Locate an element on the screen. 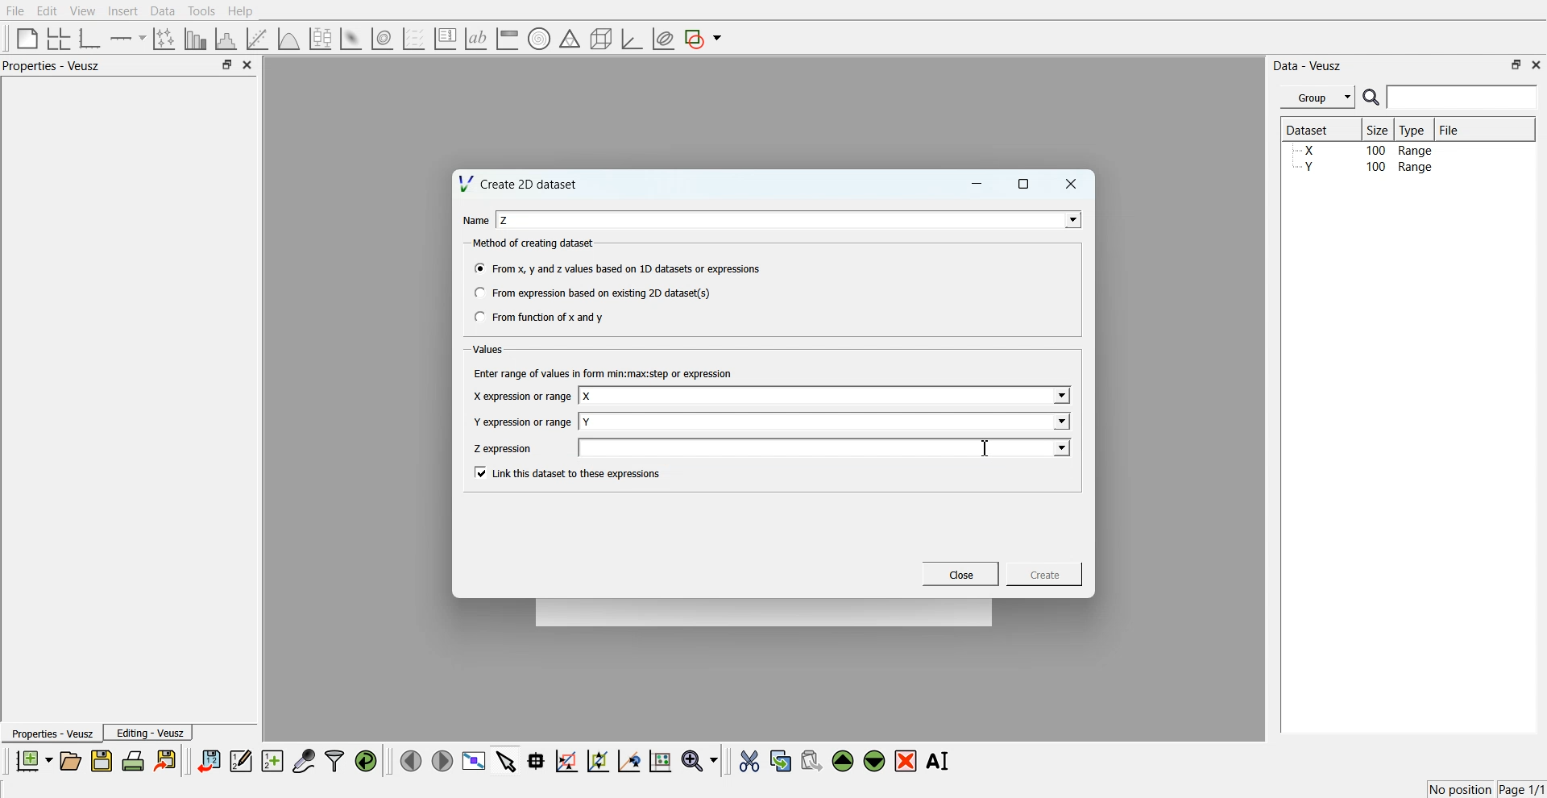  Zoom function menu is located at coordinates (702, 760).